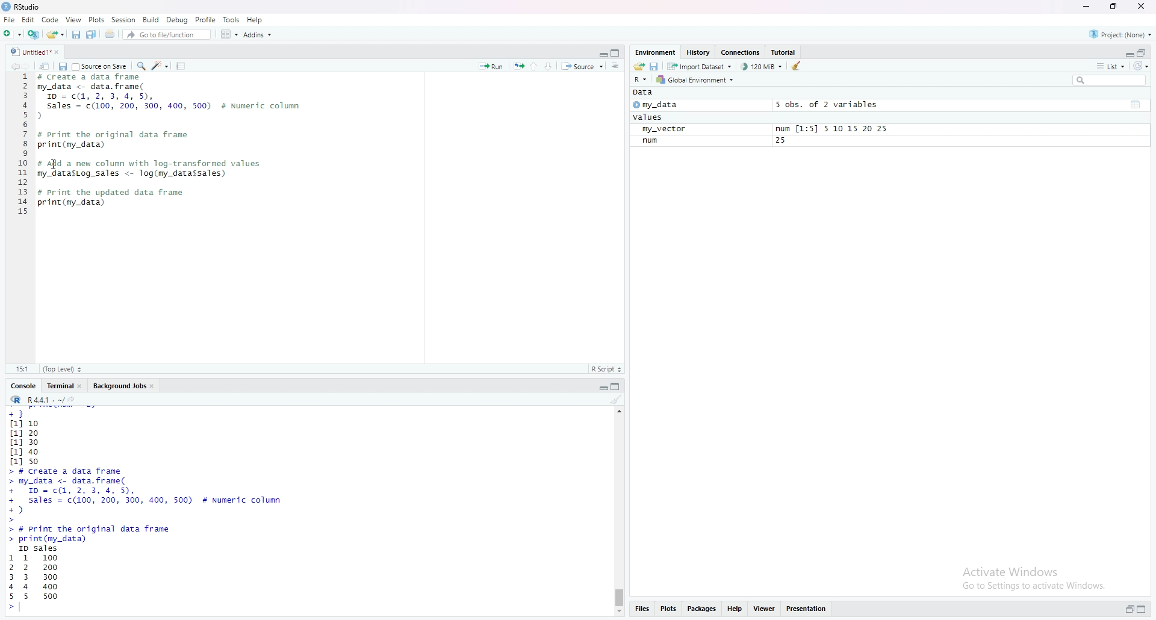  Describe the element at coordinates (29, 19) in the screenshot. I see `edit` at that location.